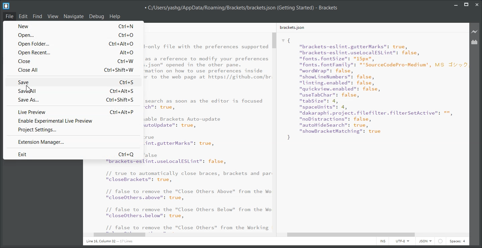 This screenshot has height=248, width=482. I want to click on cursor, so click(30, 88).